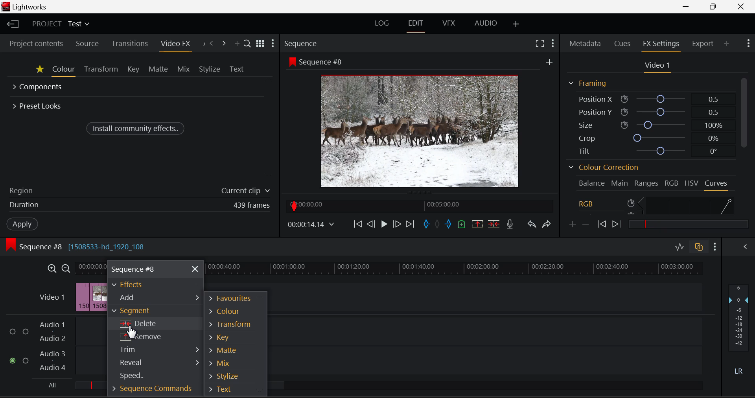 The width and height of the screenshot is (755, 398). What do you see at coordinates (661, 44) in the screenshot?
I see `FX Settings Open` at bounding box center [661, 44].